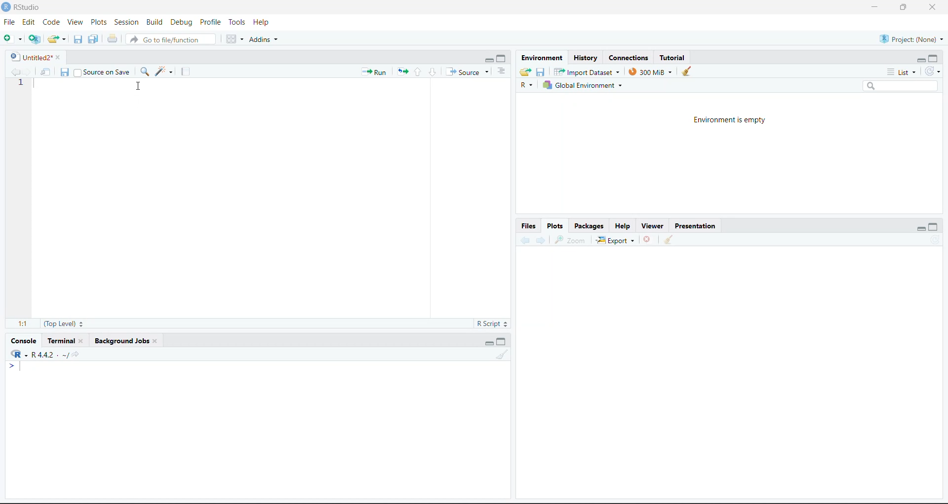 This screenshot has height=504, width=948. What do you see at coordinates (401, 72) in the screenshot?
I see `re run the previous code` at bounding box center [401, 72].